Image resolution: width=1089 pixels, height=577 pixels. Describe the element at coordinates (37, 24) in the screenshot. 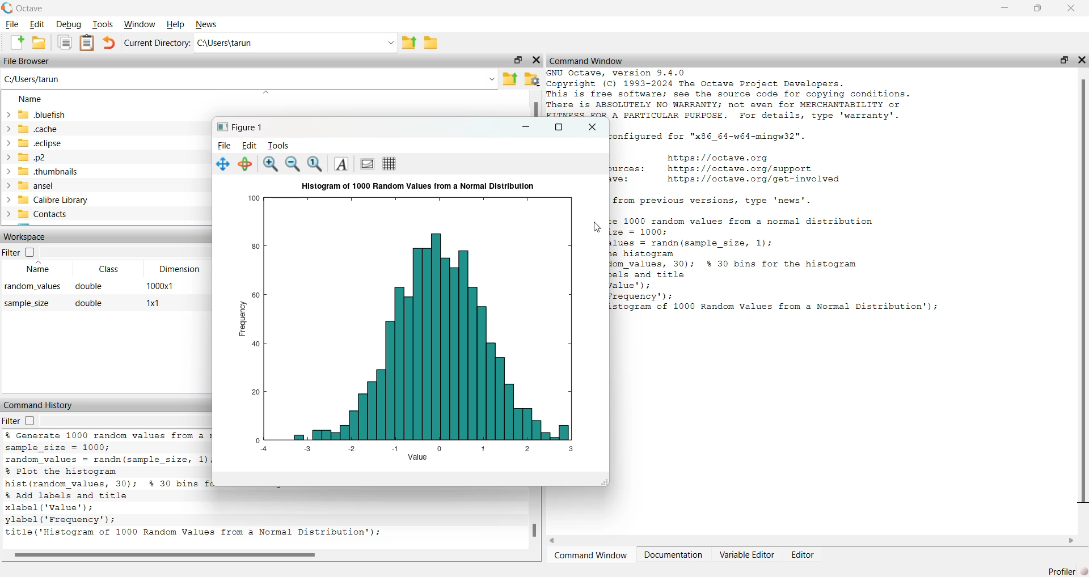

I see `Edit` at that location.